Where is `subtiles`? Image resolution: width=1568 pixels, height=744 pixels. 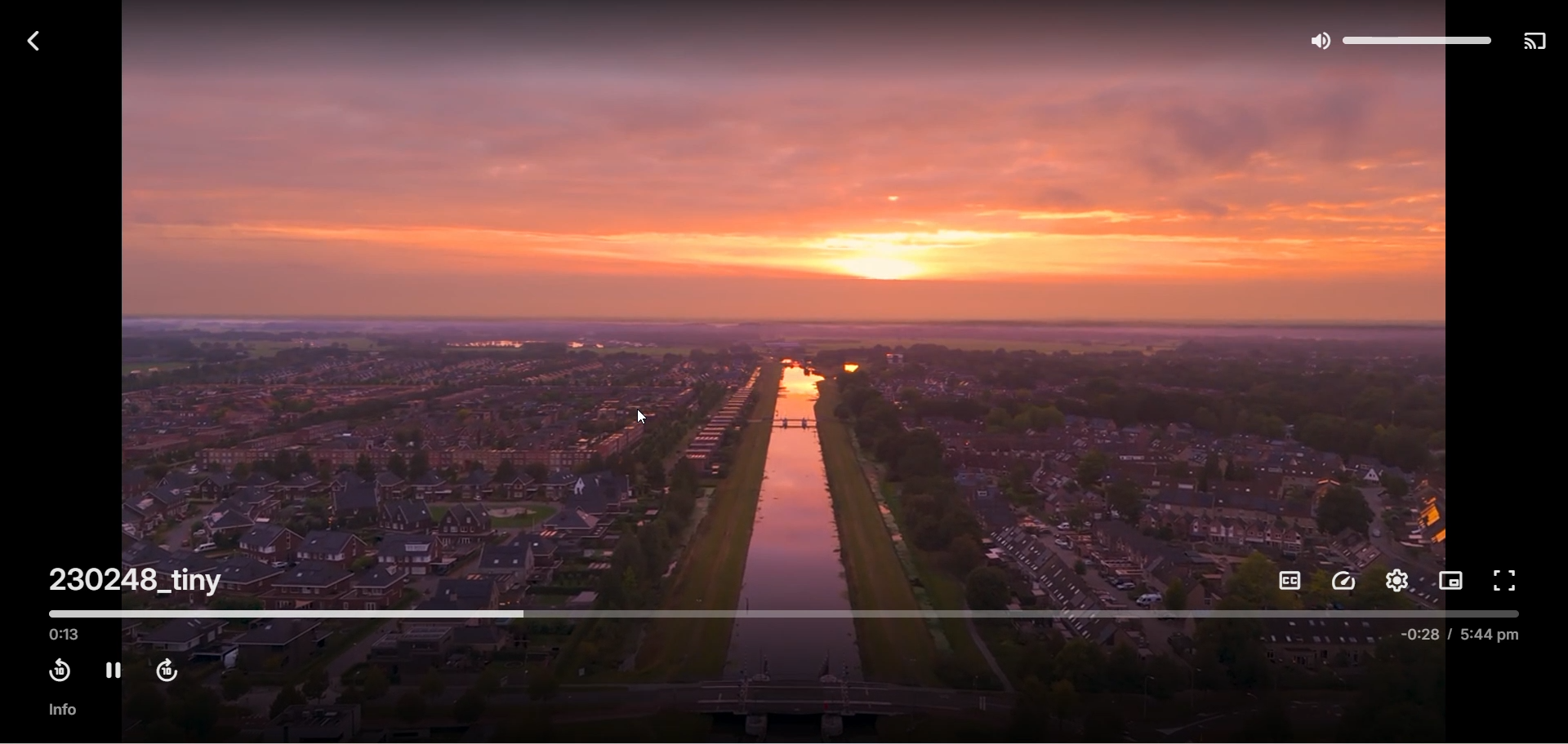
subtiles is located at coordinates (1287, 582).